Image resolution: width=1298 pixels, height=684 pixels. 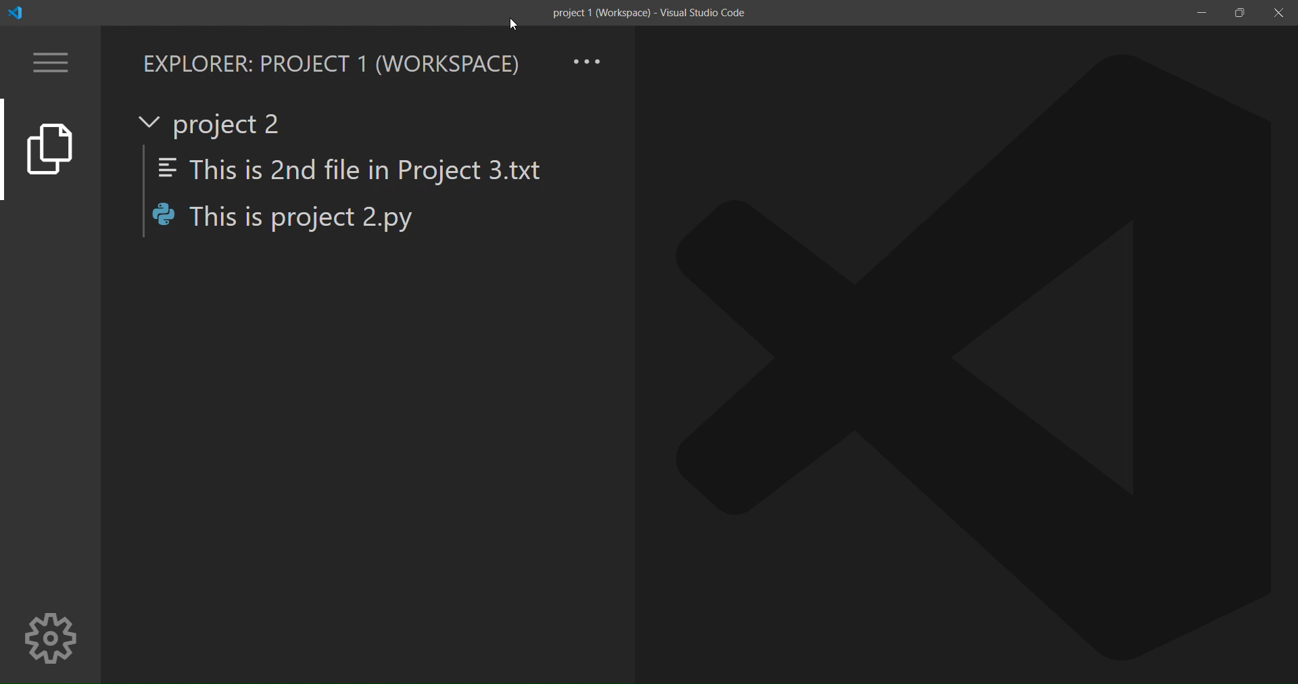 What do you see at coordinates (360, 172) in the screenshot?
I see `This is 2nd file in Project 3.txt` at bounding box center [360, 172].